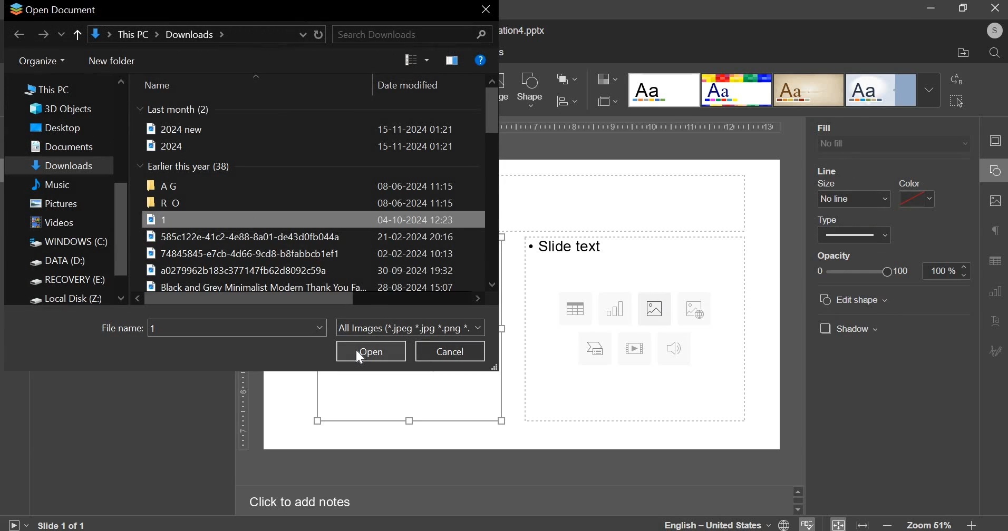  What do you see at coordinates (66, 145) in the screenshot?
I see `documents` at bounding box center [66, 145].